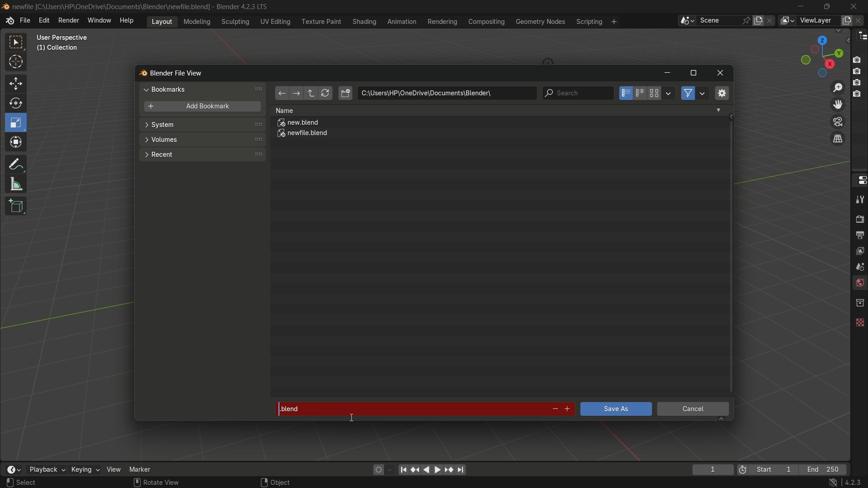  What do you see at coordinates (233, 22) in the screenshot?
I see `sculpting menu` at bounding box center [233, 22].